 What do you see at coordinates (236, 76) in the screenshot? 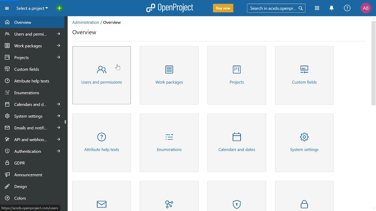
I see `Projects` at bounding box center [236, 76].